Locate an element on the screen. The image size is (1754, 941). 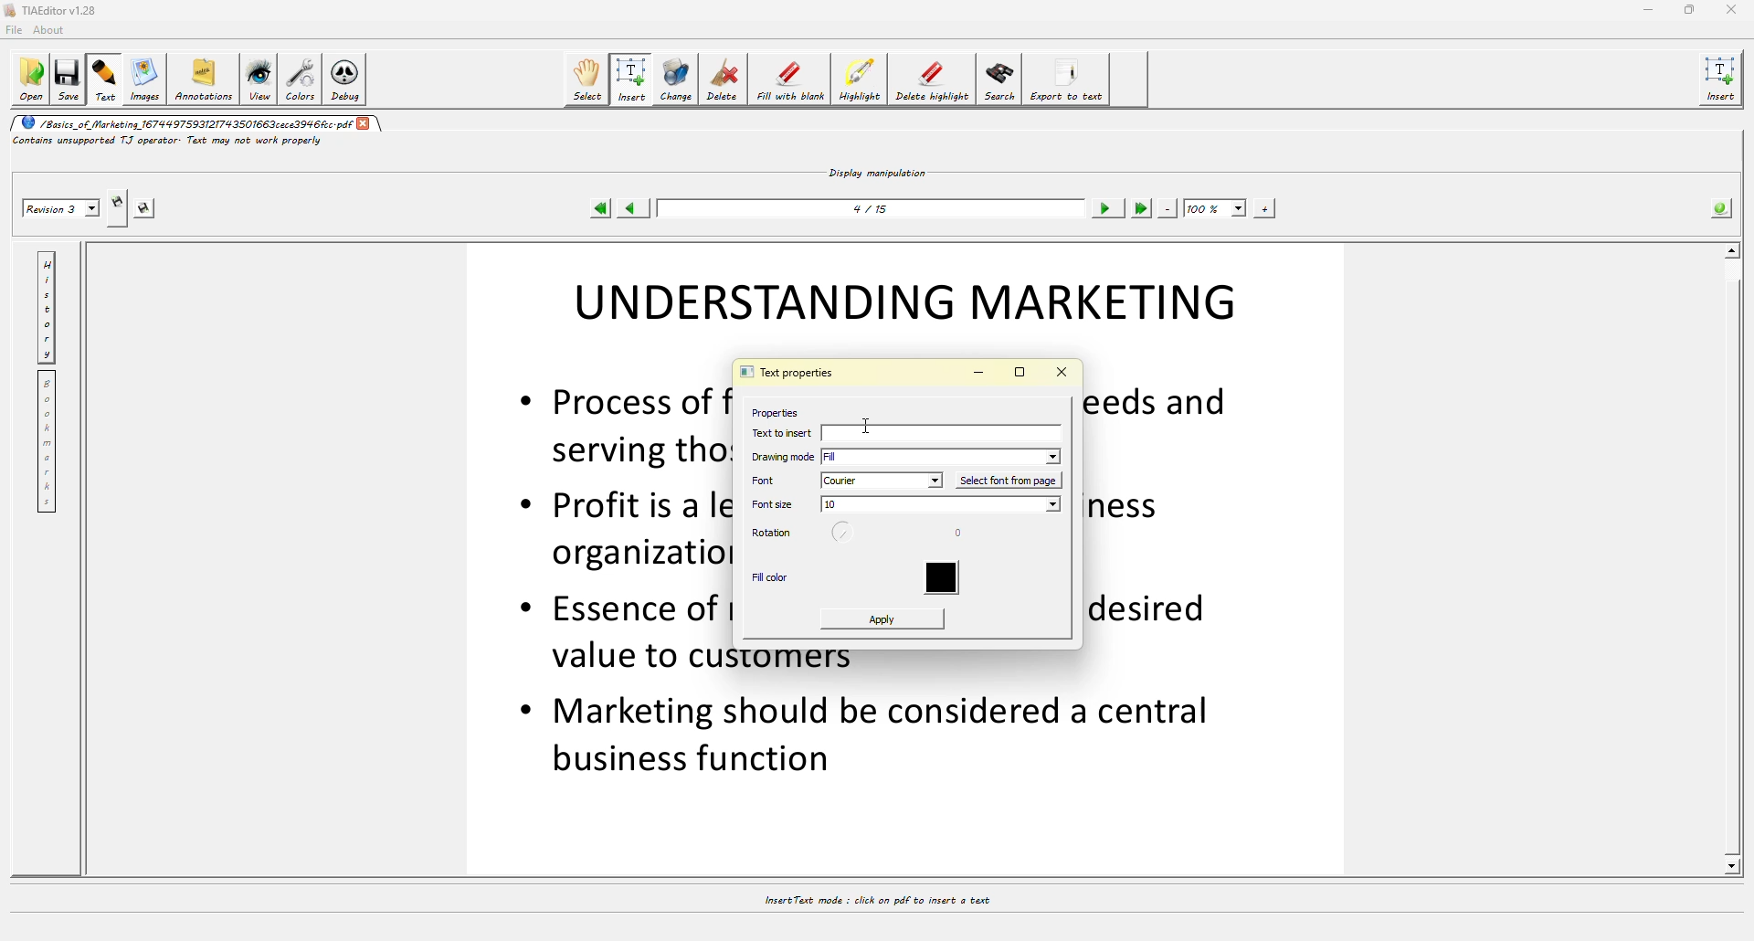
100% is located at coordinates (1215, 207).